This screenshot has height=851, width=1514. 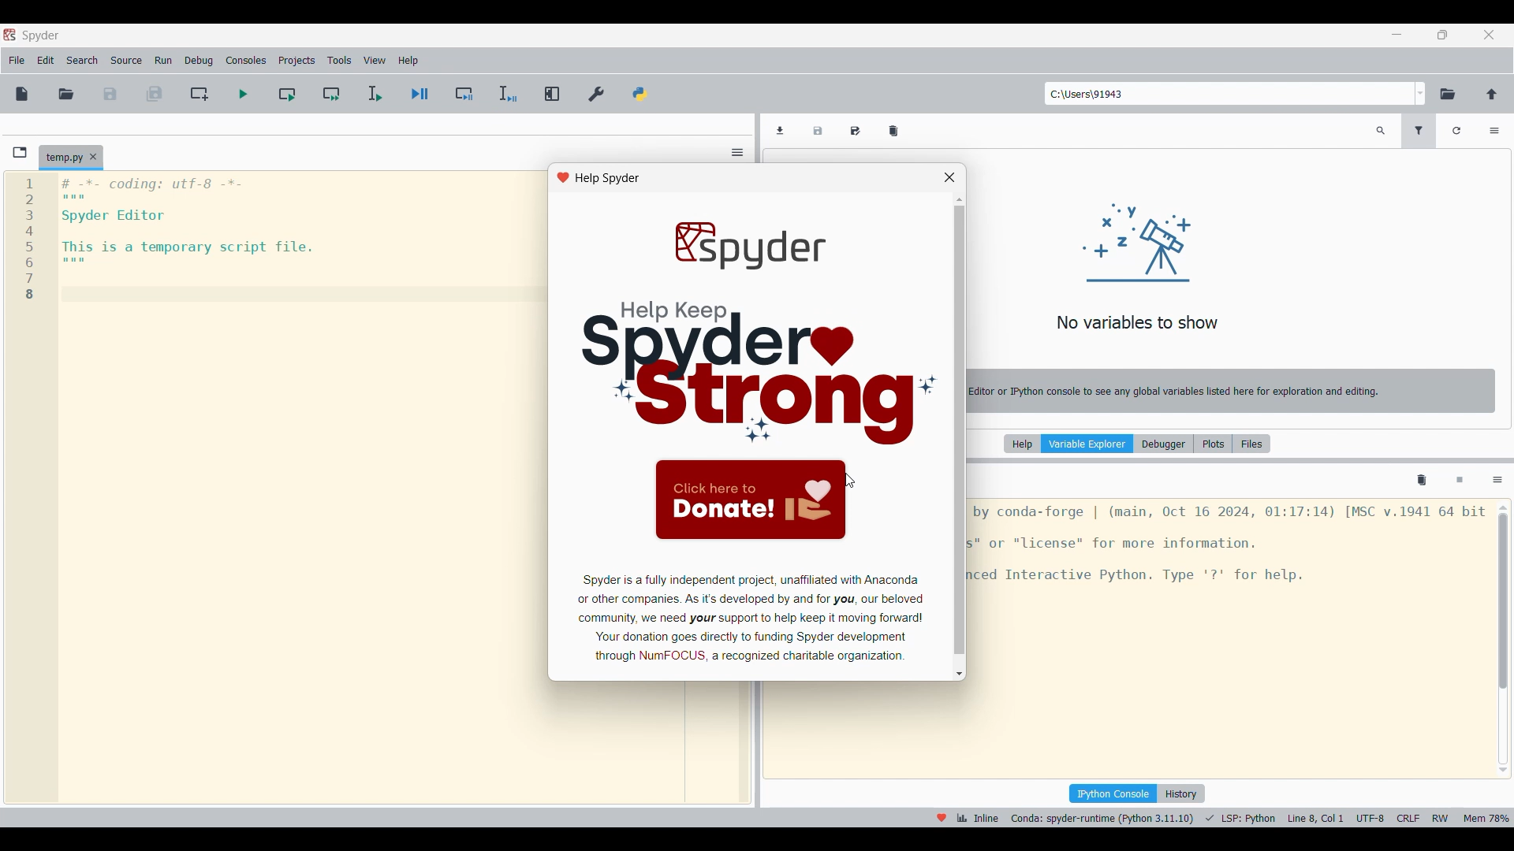 What do you see at coordinates (199, 93) in the screenshot?
I see `Create new cell at current line` at bounding box center [199, 93].